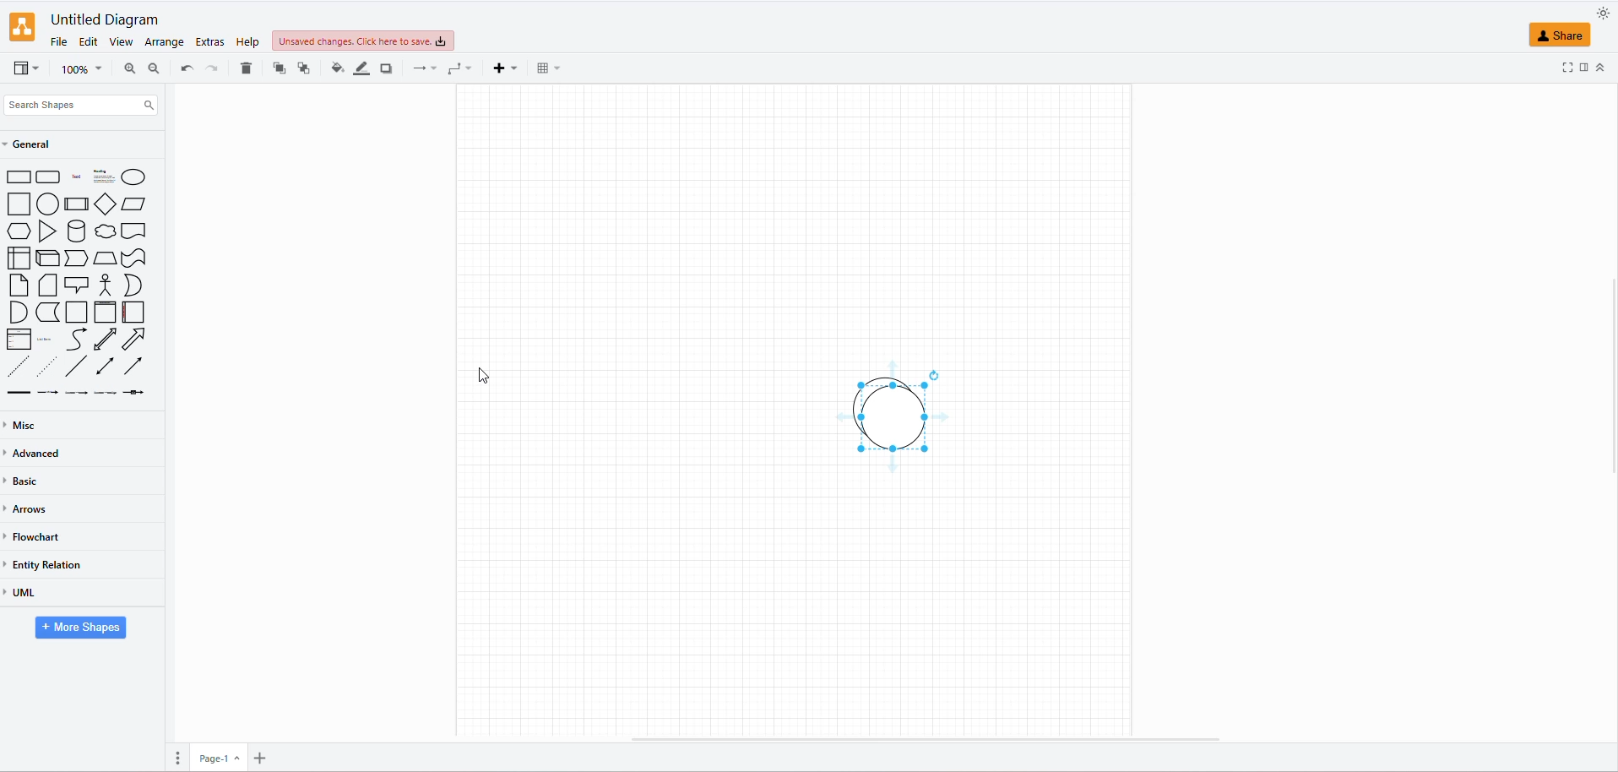 Image resolution: width=1618 pixels, height=772 pixels. What do you see at coordinates (131, 367) in the screenshot?
I see `DIRECTIONAL CONNECTOR` at bounding box center [131, 367].